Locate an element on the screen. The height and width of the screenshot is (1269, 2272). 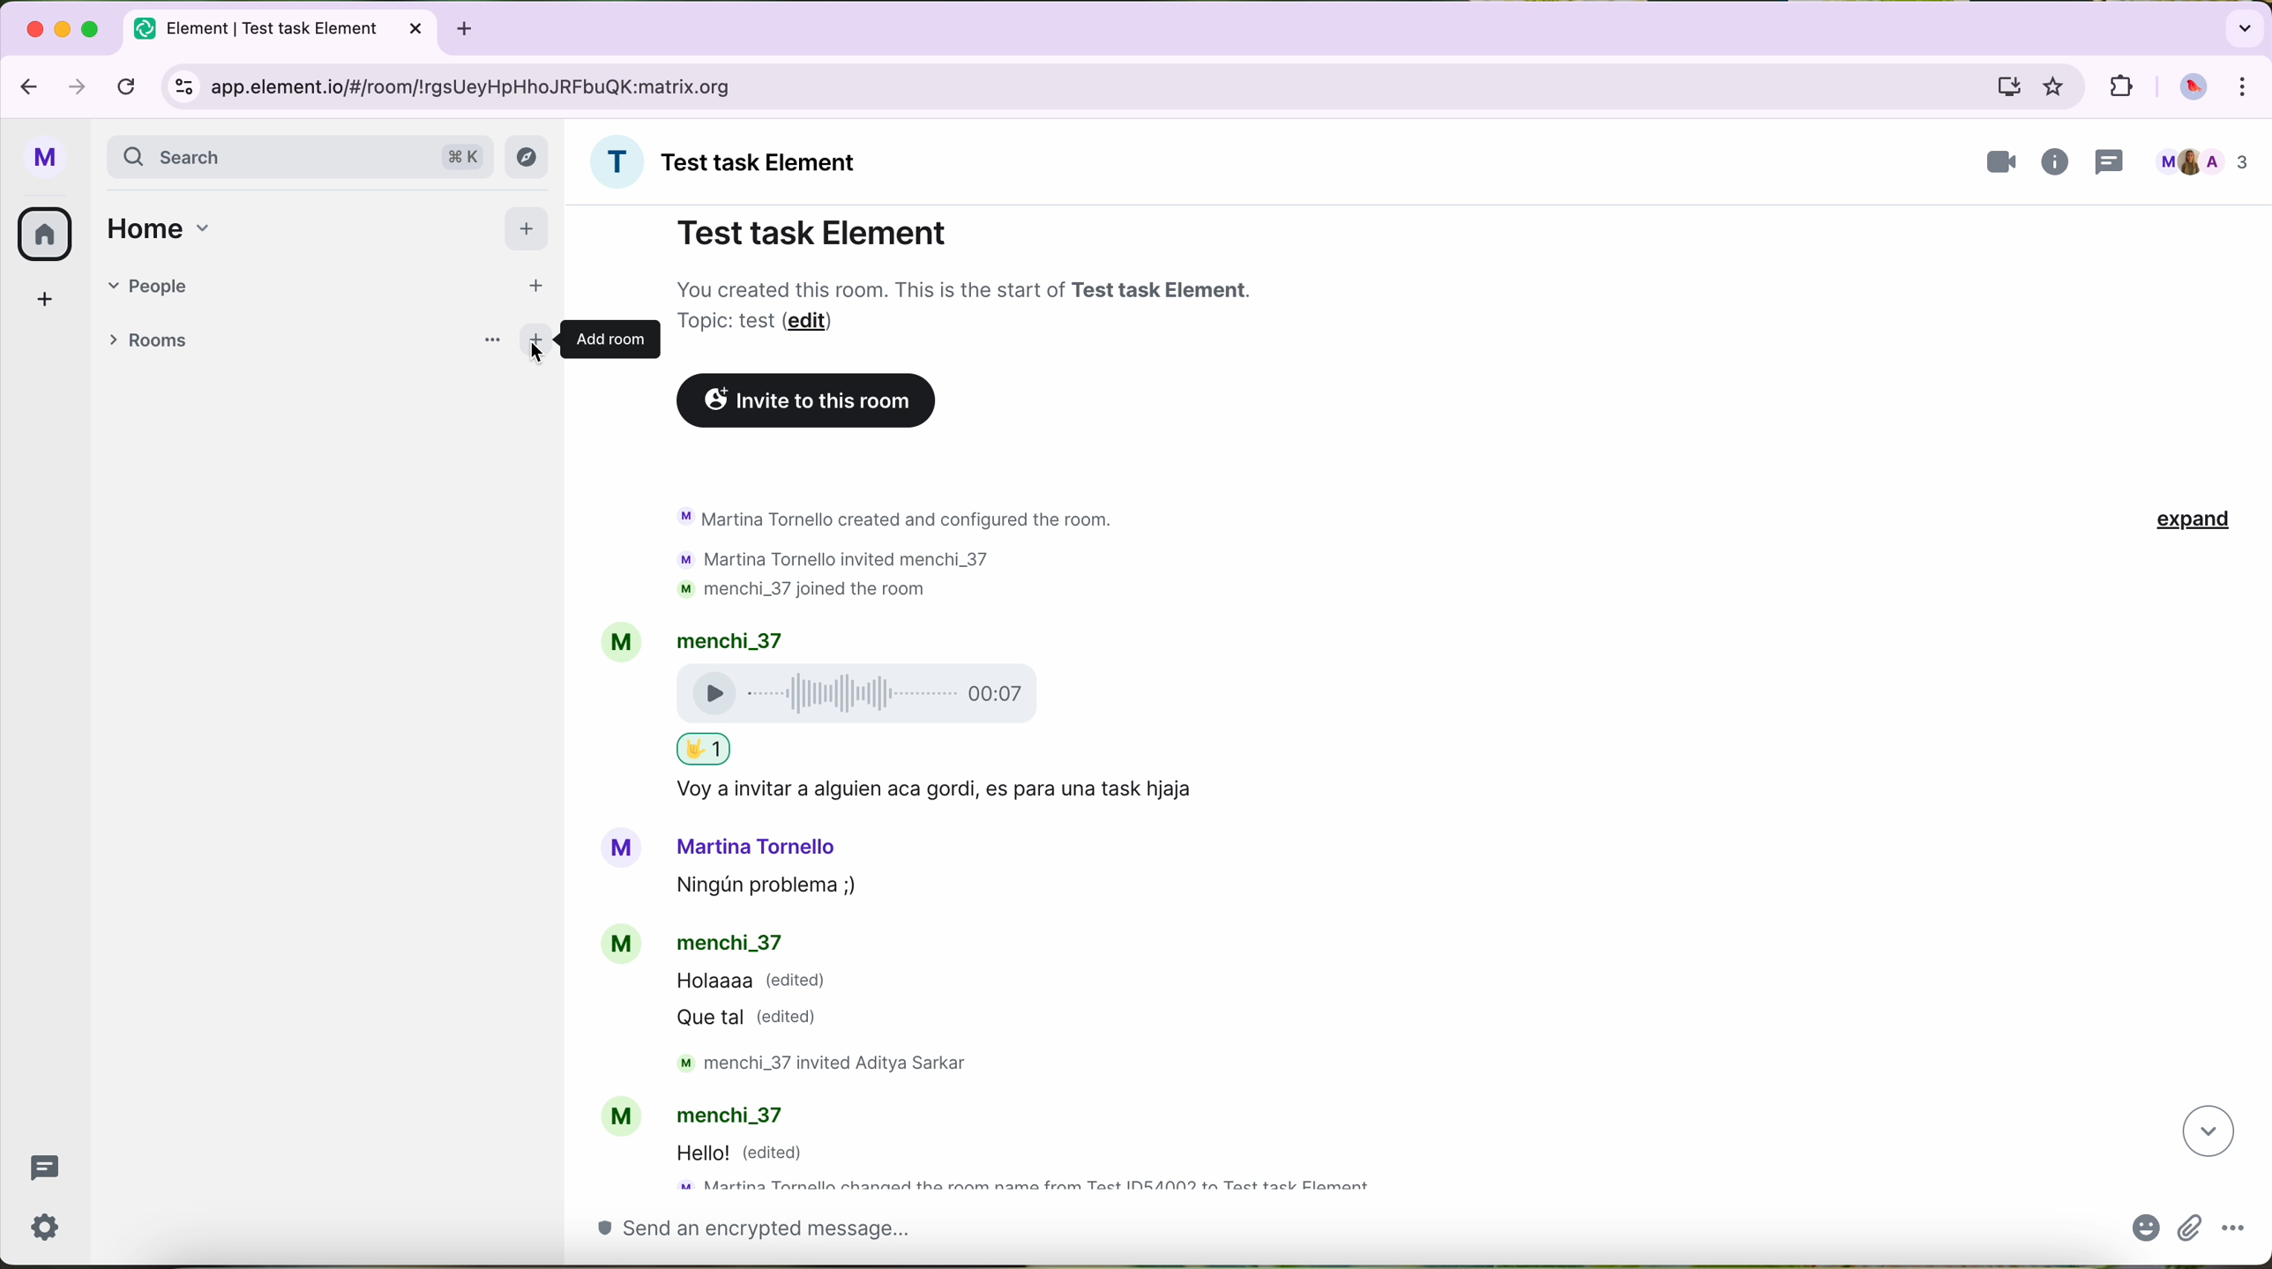
attach file is located at coordinates (2191, 1230).